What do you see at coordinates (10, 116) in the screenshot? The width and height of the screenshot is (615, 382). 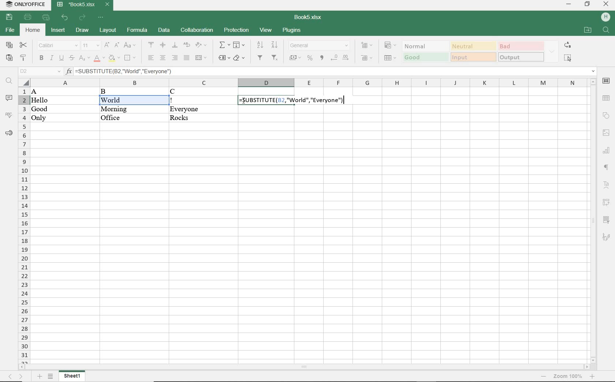 I see `spelling check` at bounding box center [10, 116].